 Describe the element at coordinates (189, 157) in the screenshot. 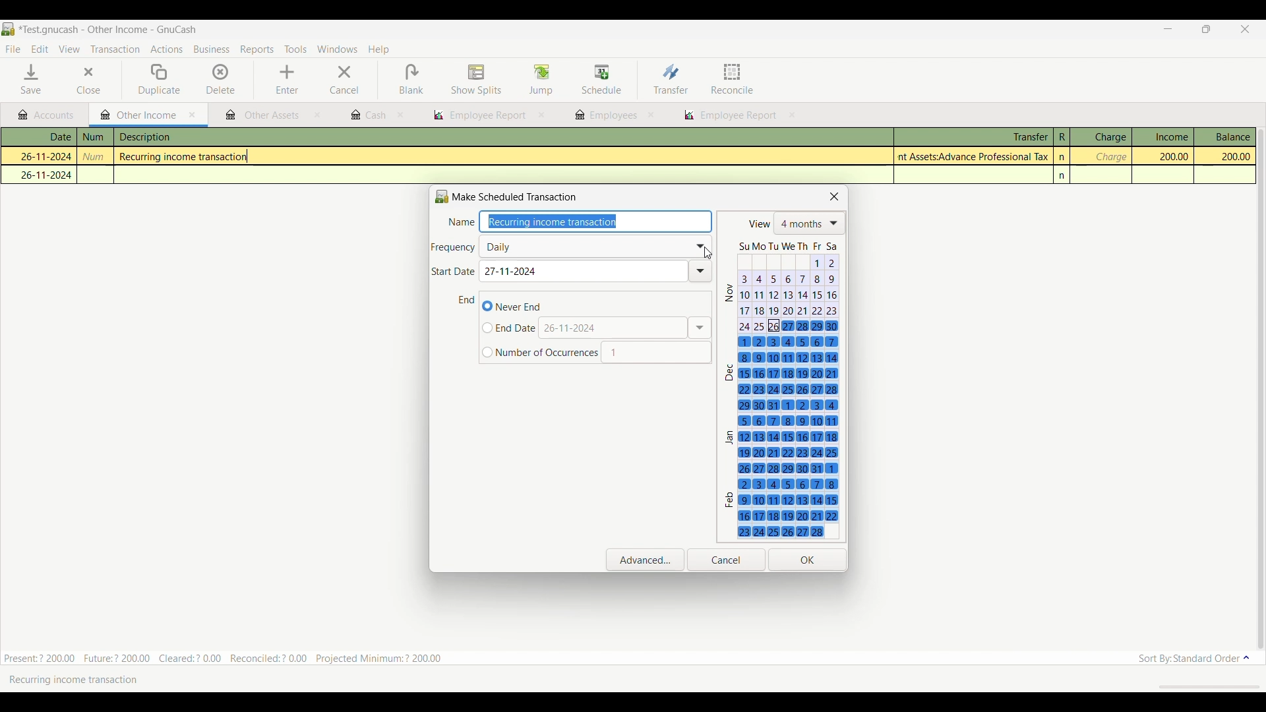

I see `Recurring income transaction` at that location.